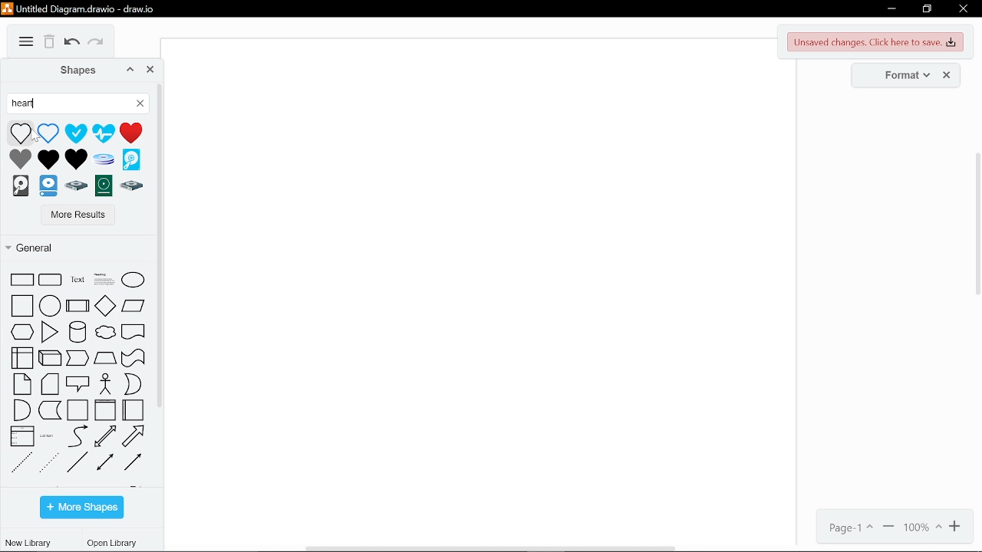  Describe the element at coordinates (135, 462) in the screenshot. I see `directional connector ` at that location.